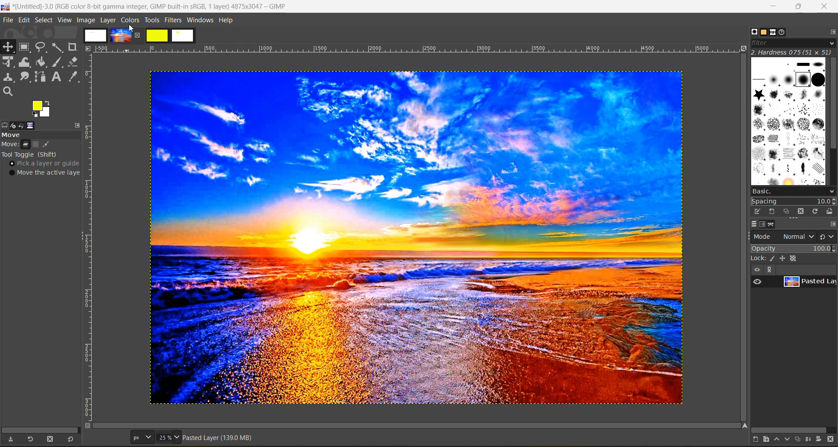 Image resolution: width=838 pixels, height=447 pixels. What do you see at coordinates (5, 125) in the screenshot?
I see `tool options` at bounding box center [5, 125].